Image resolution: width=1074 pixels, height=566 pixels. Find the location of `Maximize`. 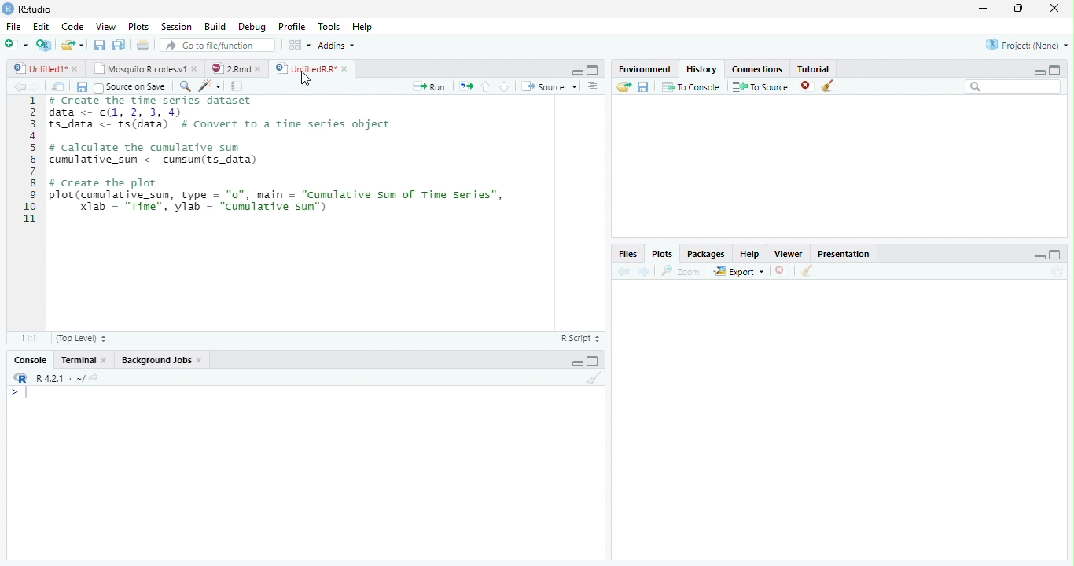

Maximize is located at coordinates (594, 362).